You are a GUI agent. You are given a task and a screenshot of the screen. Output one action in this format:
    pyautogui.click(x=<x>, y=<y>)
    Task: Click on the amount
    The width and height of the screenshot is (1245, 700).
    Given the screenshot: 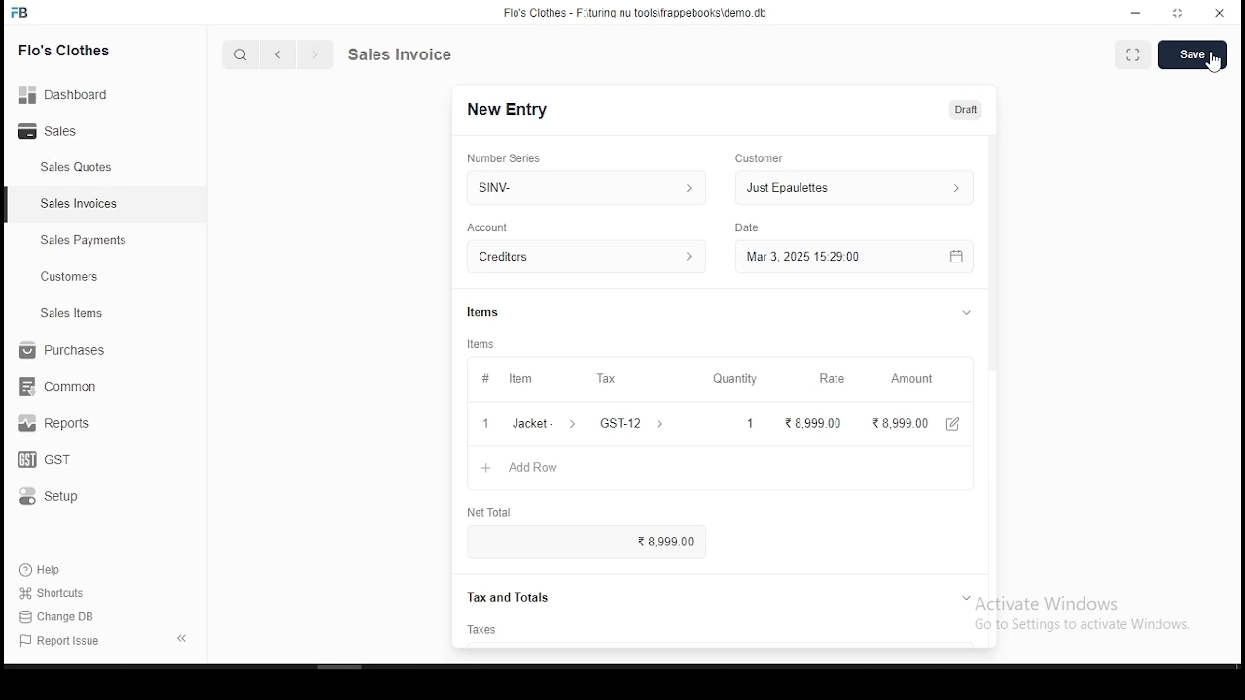 What is the action you would take?
    pyautogui.click(x=916, y=379)
    